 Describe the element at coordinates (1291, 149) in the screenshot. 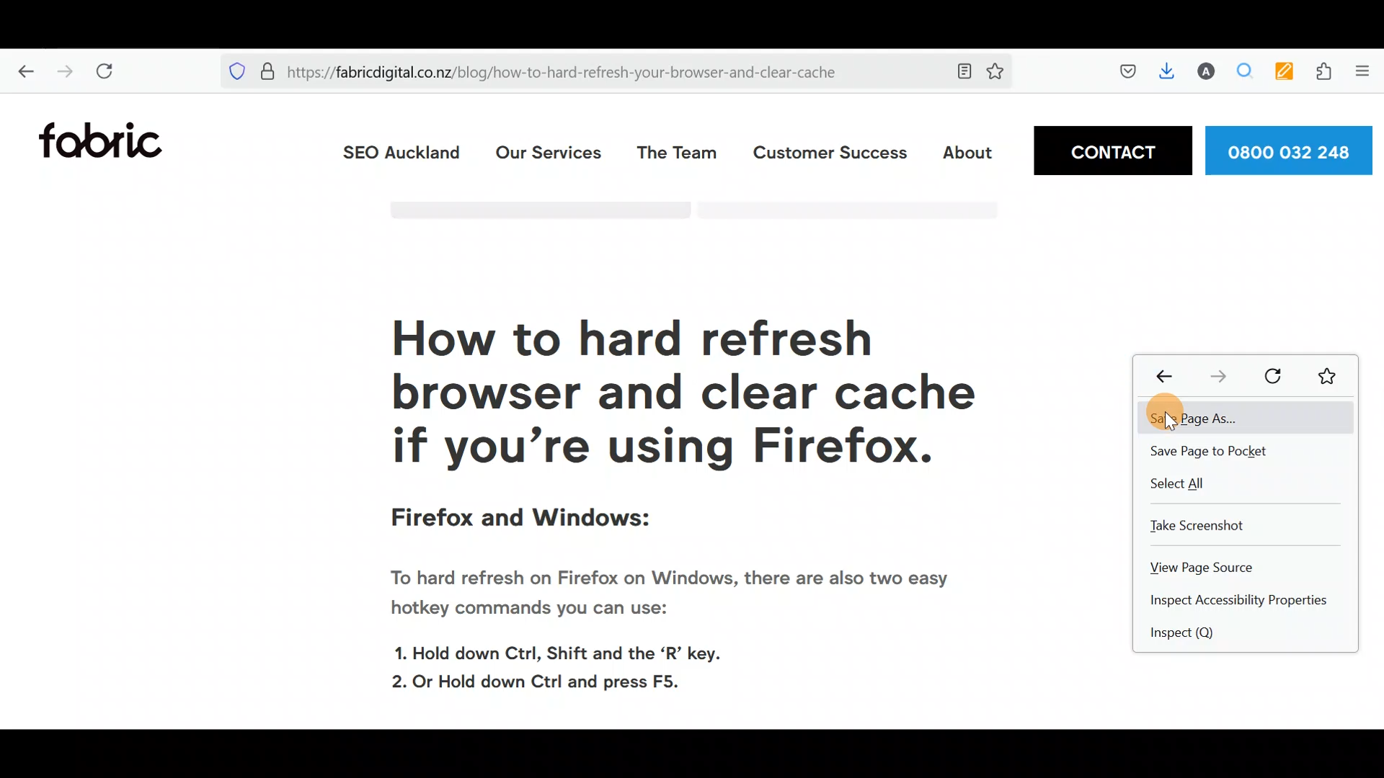

I see `Phone number` at that location.